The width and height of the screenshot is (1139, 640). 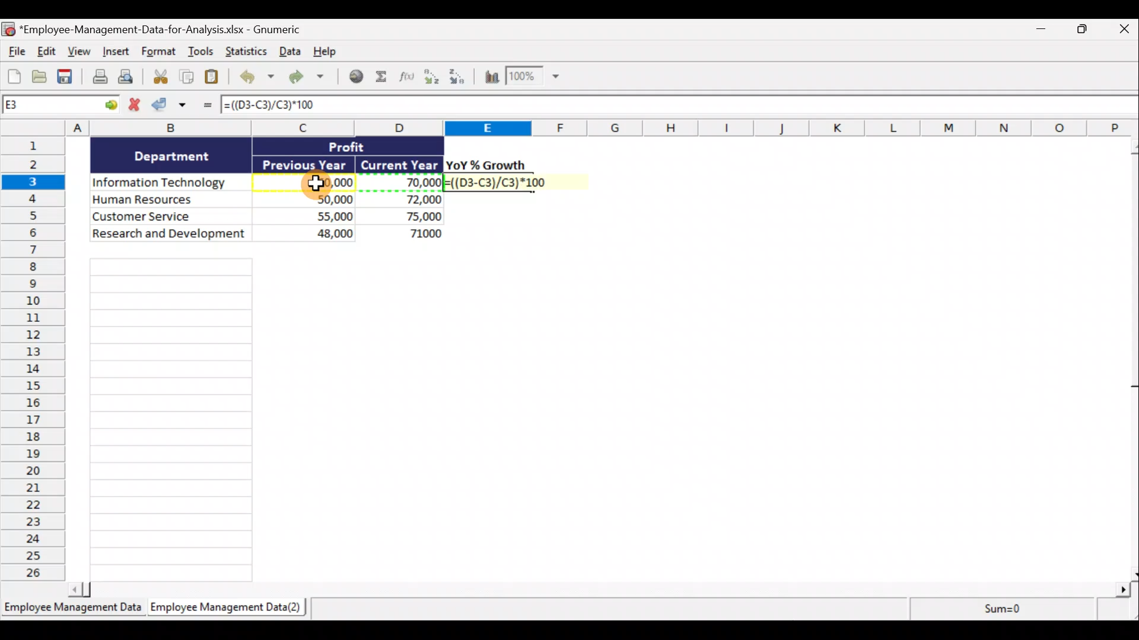 What do you see at coordinates (71, 608) in the screenshot?
I see `Sheet 1` at bounding box center [71, 608].